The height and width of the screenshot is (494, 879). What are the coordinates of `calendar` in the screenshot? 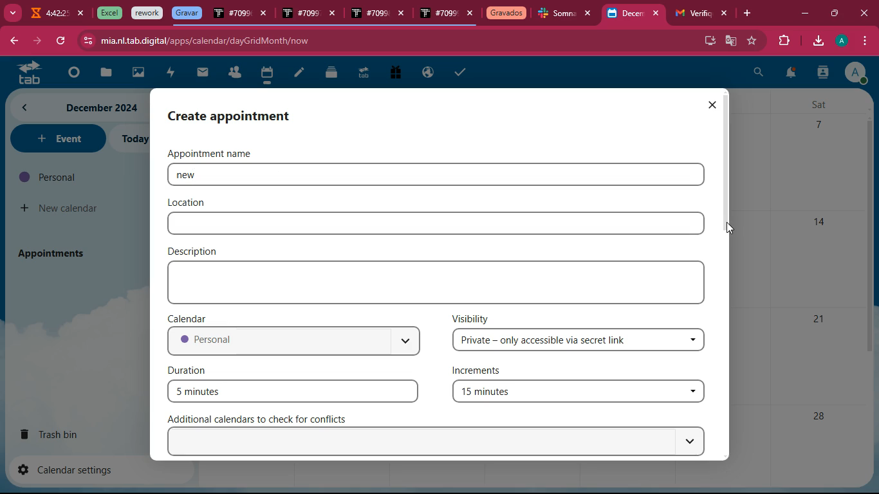 It's located at (190, 318).